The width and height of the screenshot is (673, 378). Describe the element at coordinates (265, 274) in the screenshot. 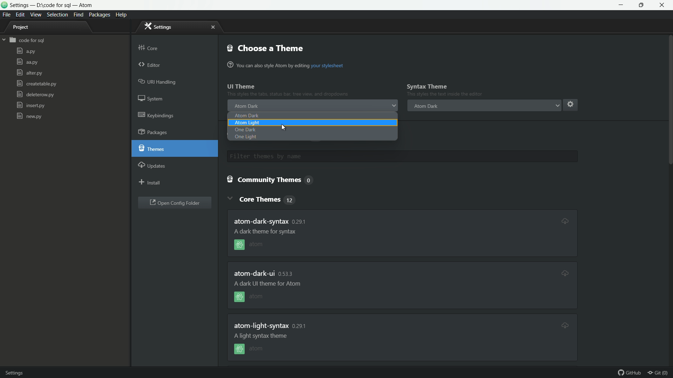

I see `atom dark ui` at that location.